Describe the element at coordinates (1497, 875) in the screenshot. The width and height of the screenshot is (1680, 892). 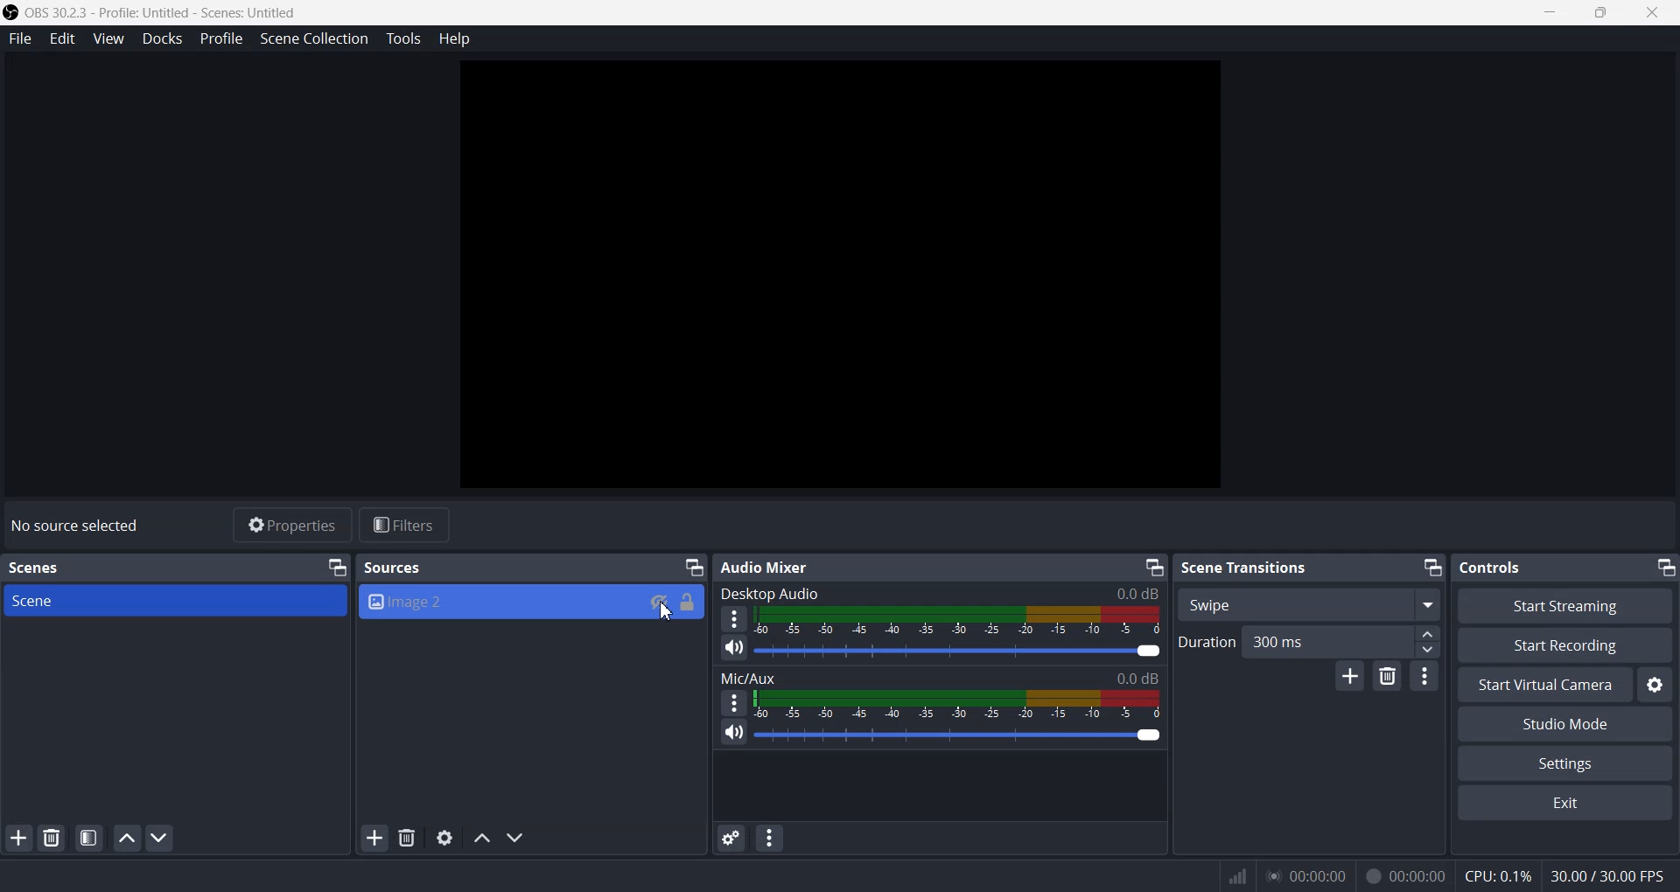
I see `CPU: 0.1%` at that location.